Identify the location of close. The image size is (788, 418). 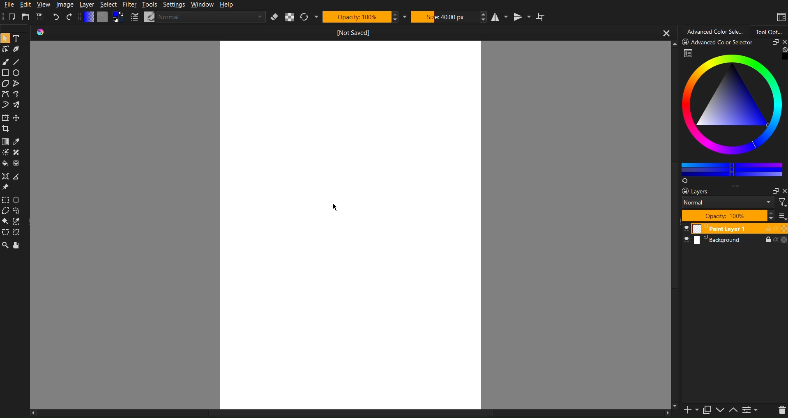
(783, 189).